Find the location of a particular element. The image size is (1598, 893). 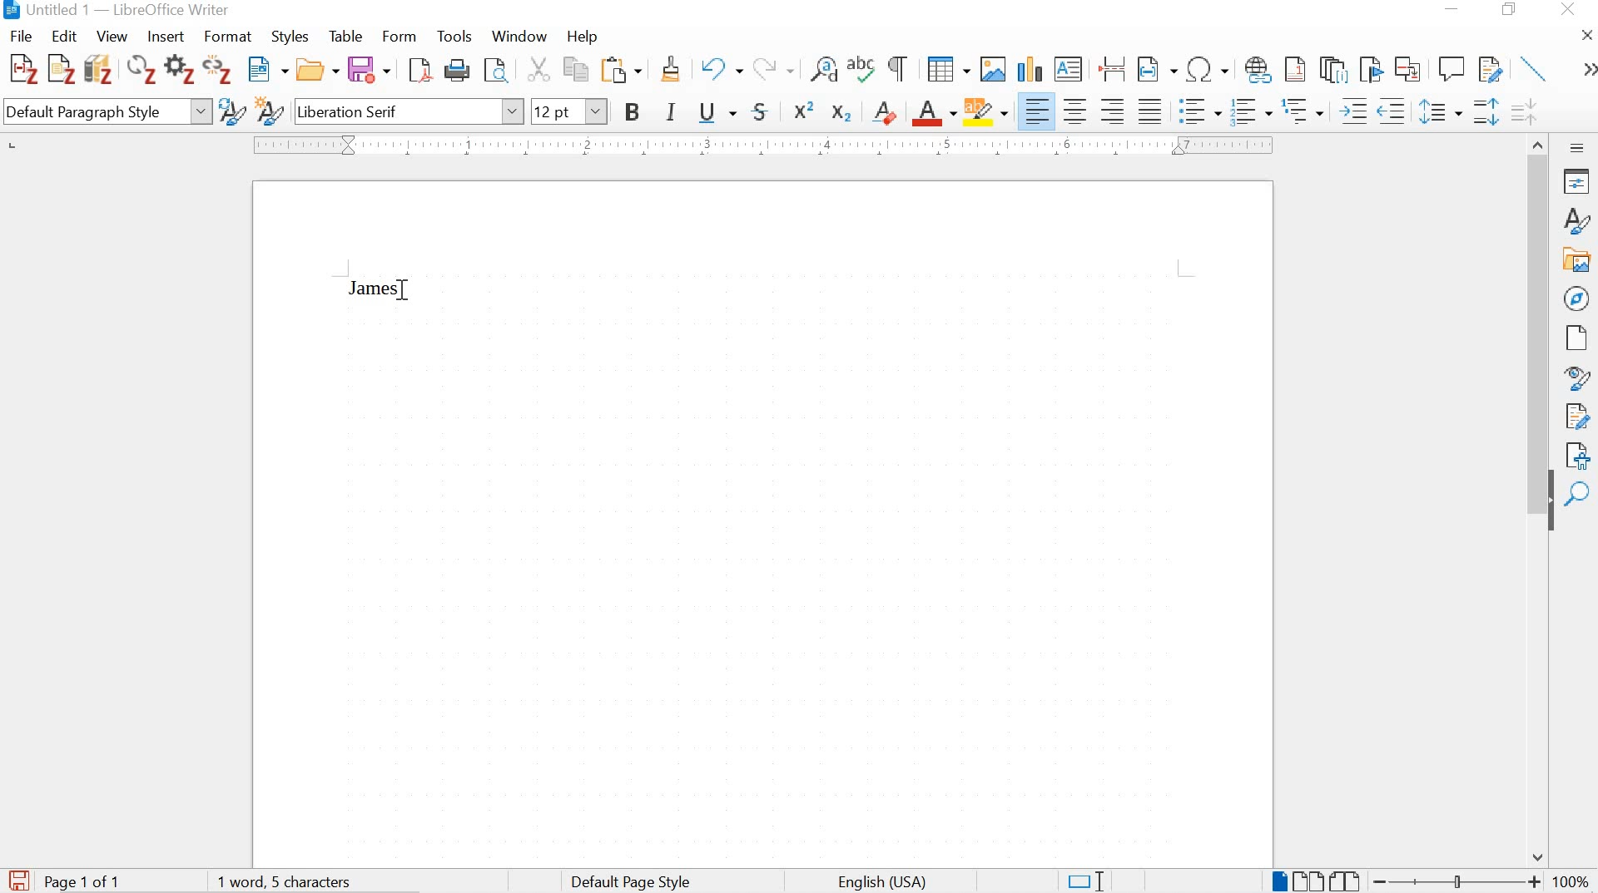

find and replace is located at coordinates (824, 70).